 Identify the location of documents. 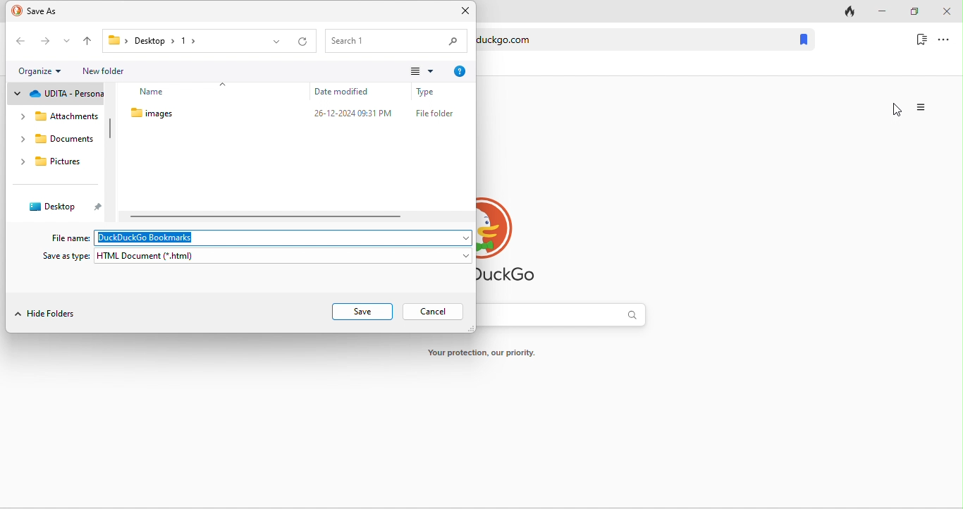
(56, 140).